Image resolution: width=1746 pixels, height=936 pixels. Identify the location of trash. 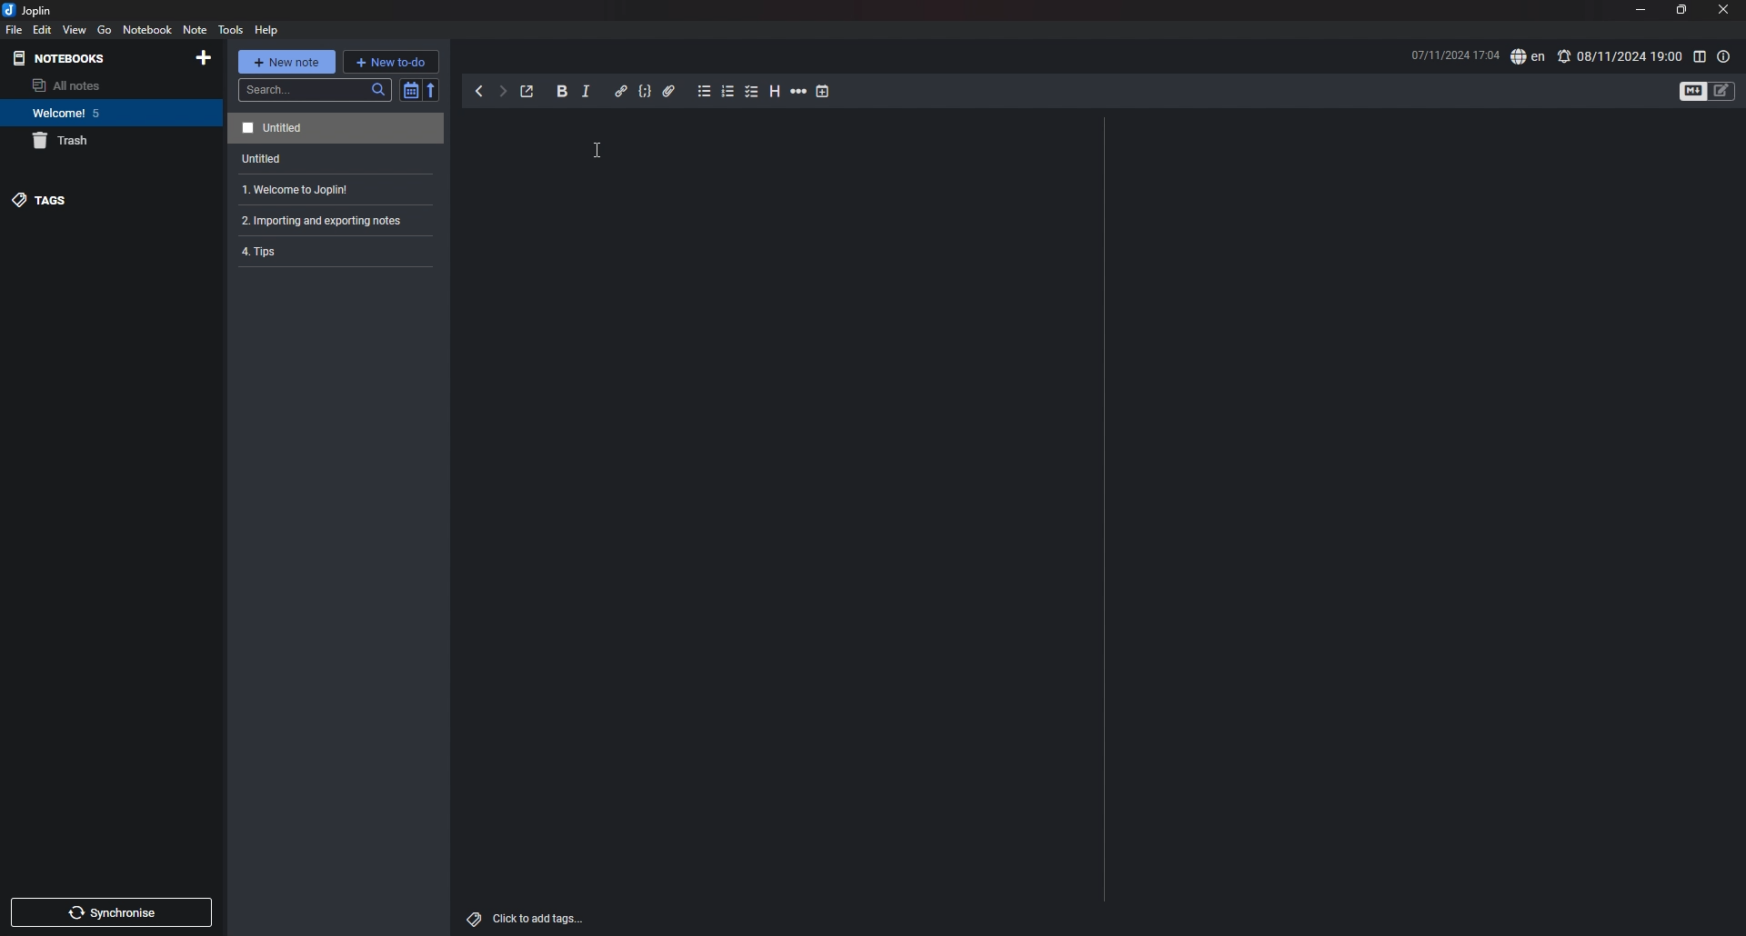
(101, 141).